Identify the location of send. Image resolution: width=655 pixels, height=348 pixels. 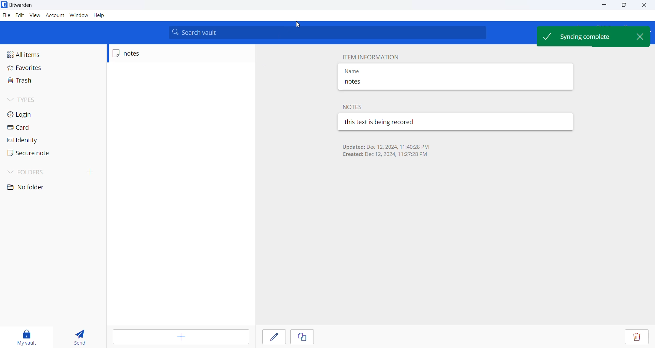
(77, 337).